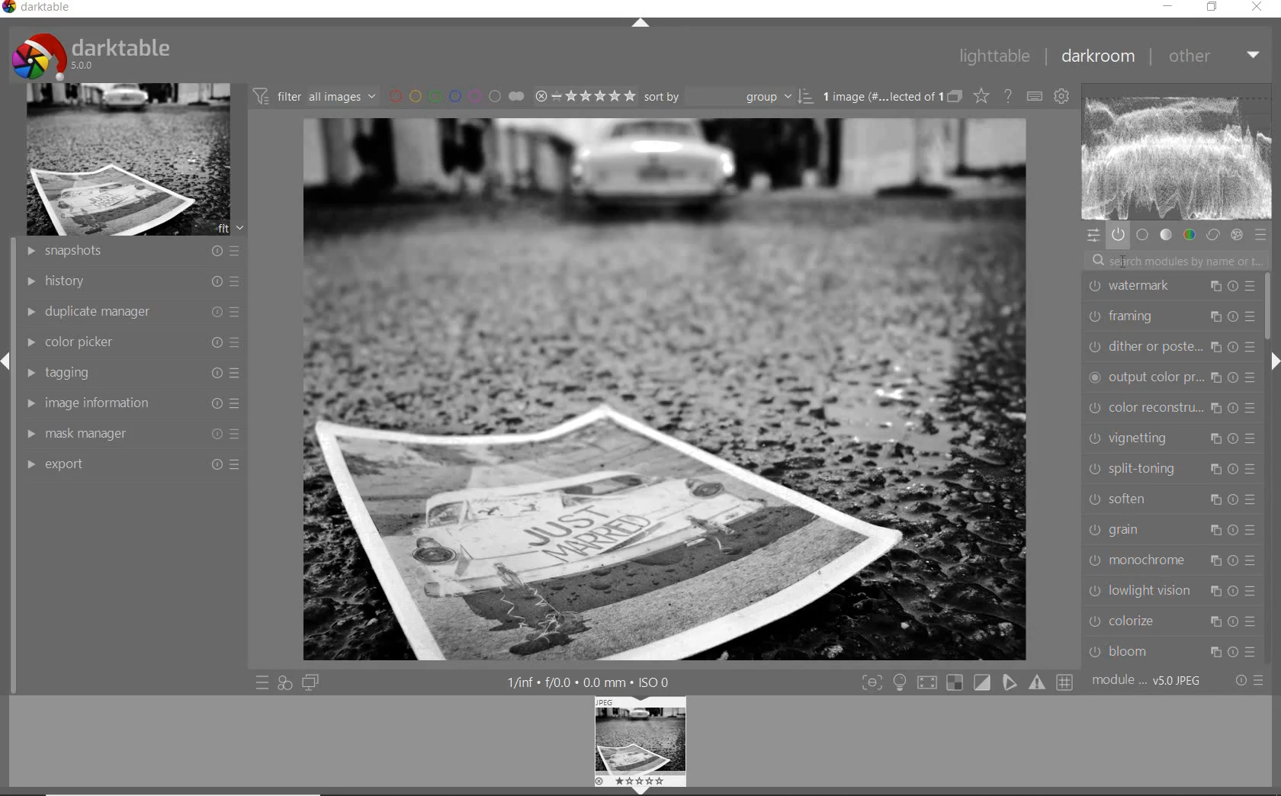  What do you see at coordinates (262, 680) in the screenshot?
I see `quick access to preset` at bounding box center [262, 680].